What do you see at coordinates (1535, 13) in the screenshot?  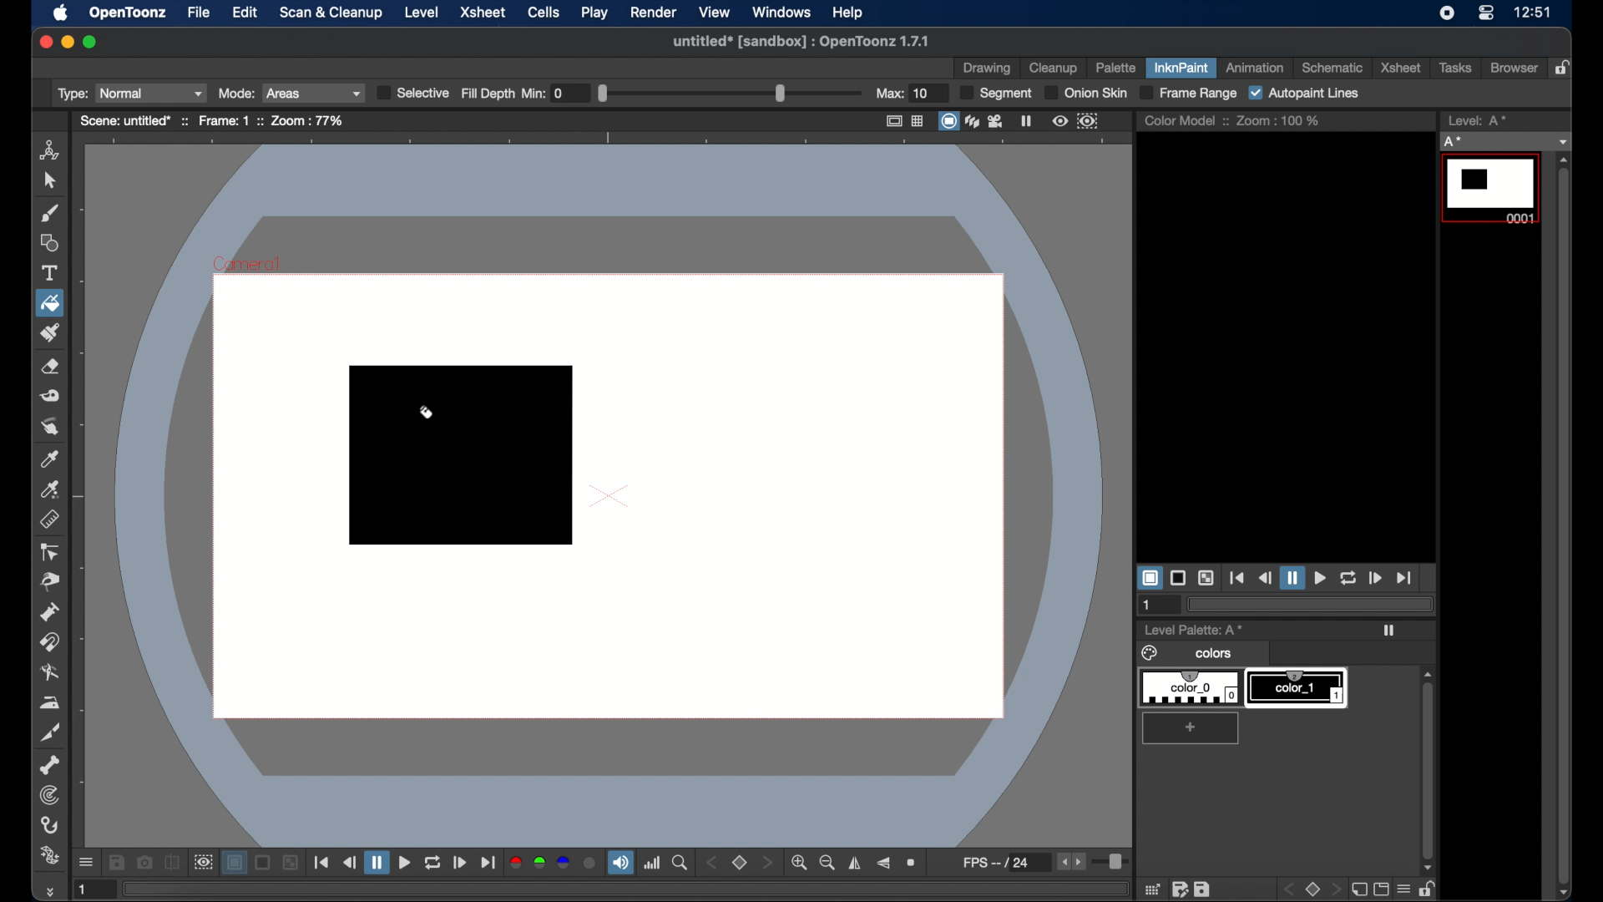 I see `12:51` at bounding box center [1535, 13].